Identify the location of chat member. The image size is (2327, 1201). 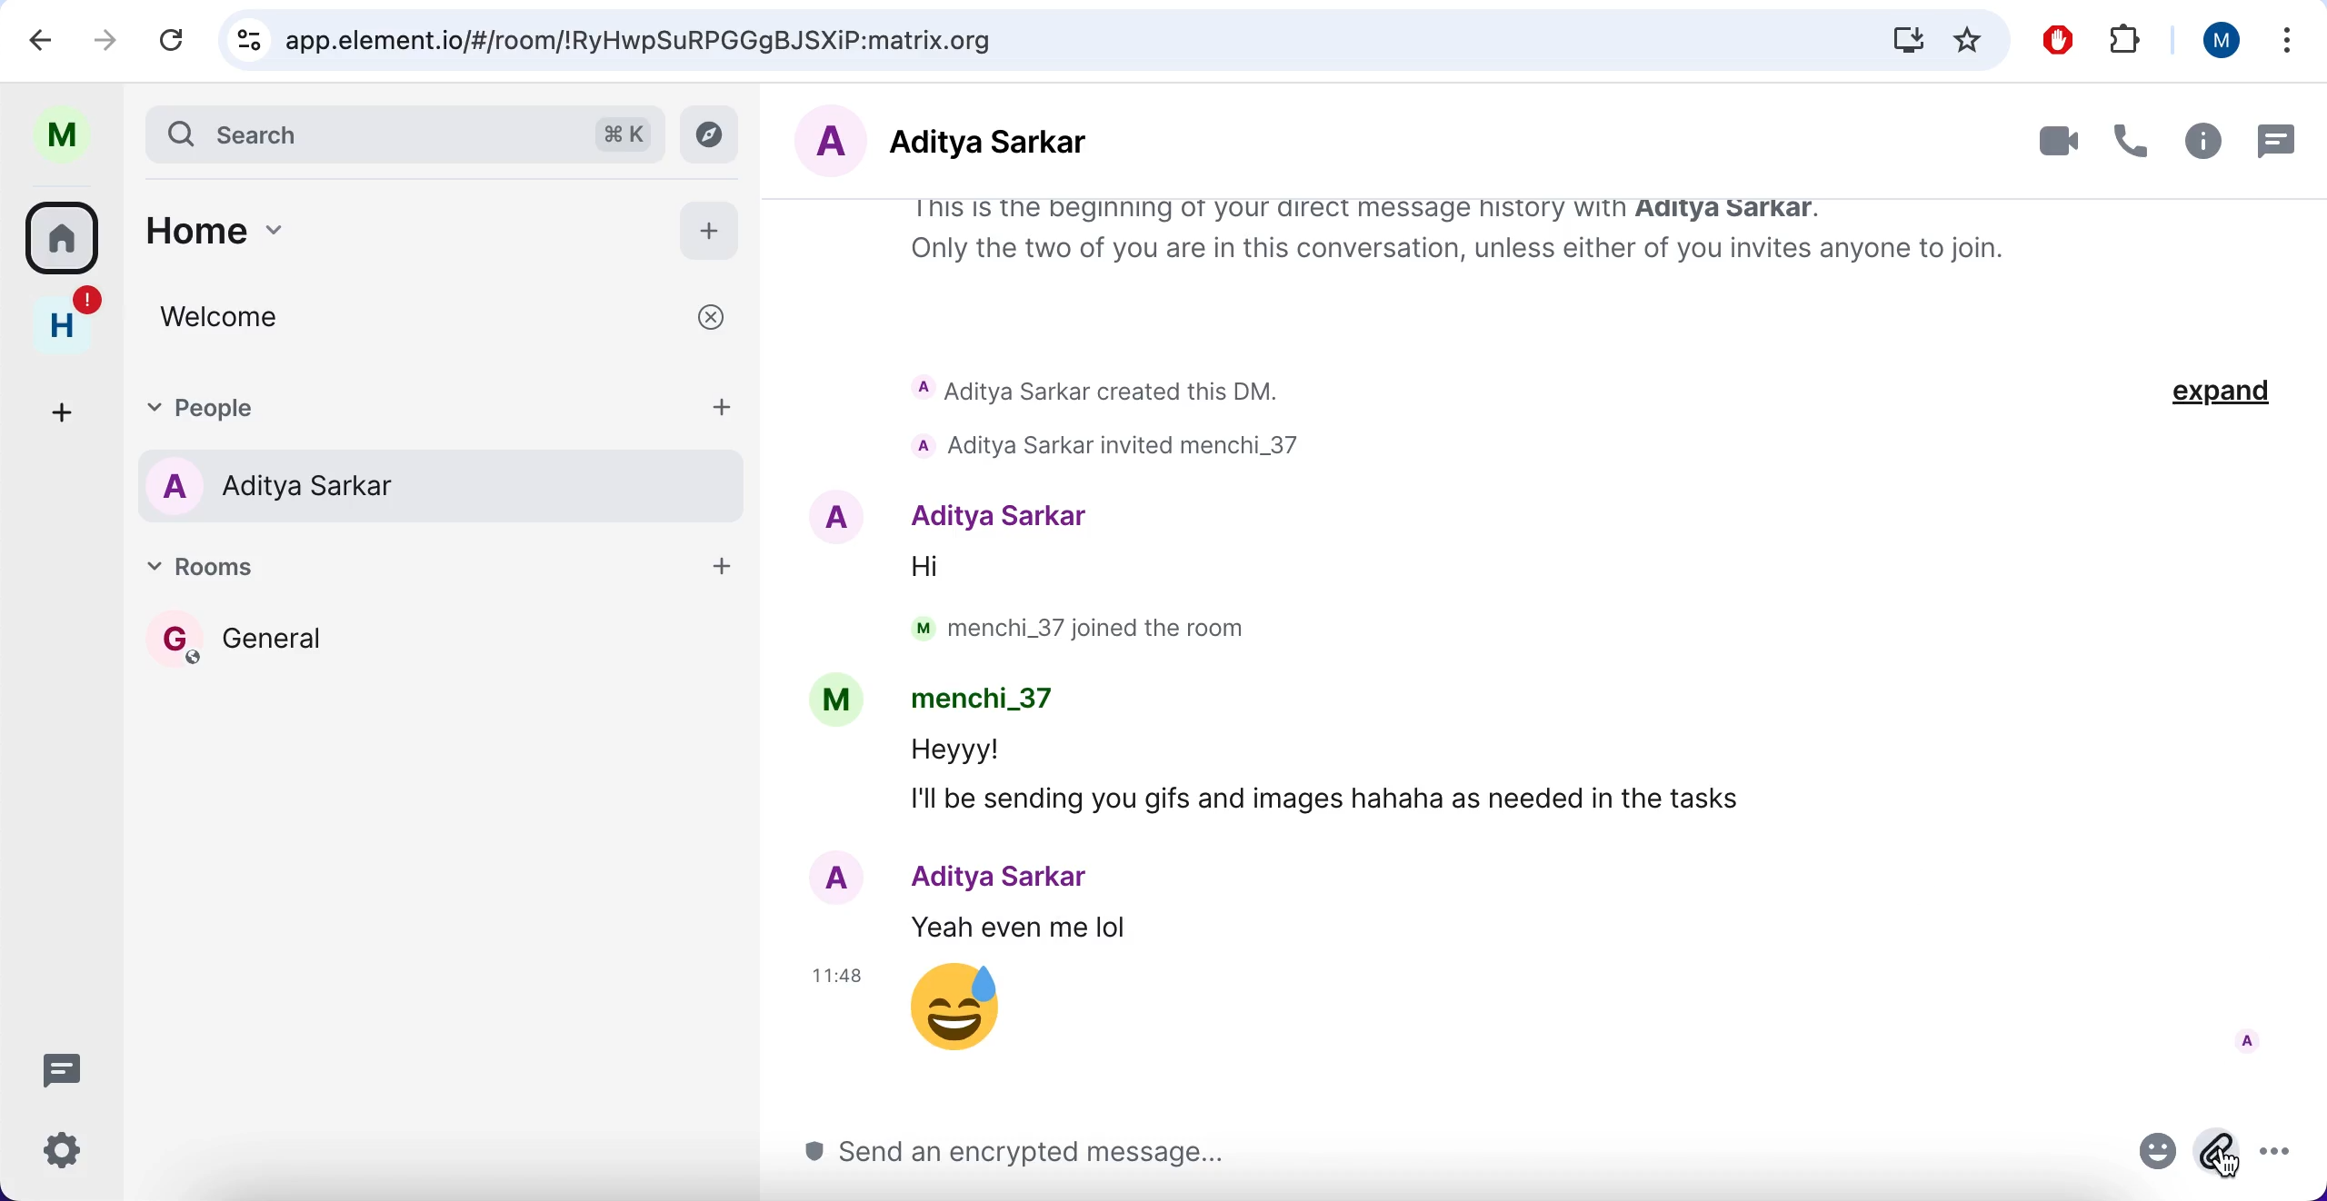
(1015, 143).